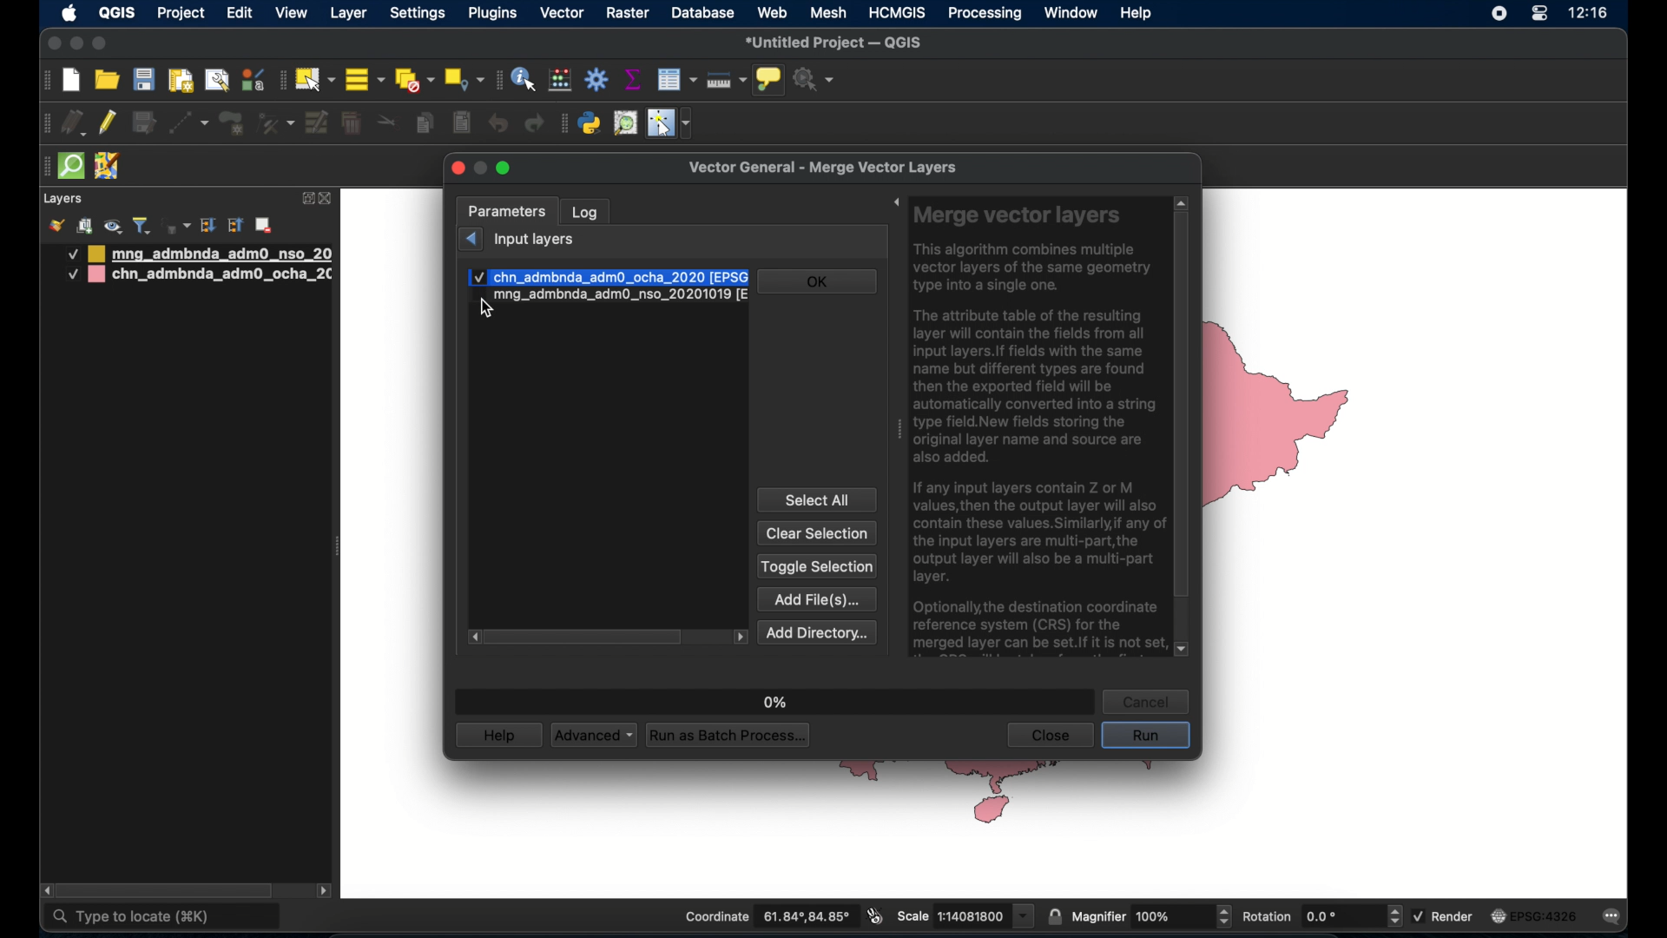 The width and height of the screenshot is (1667, 938). Describe the element at coordinates (48, 126) in the screenshot. I see `digitizing toolbar` at that location.